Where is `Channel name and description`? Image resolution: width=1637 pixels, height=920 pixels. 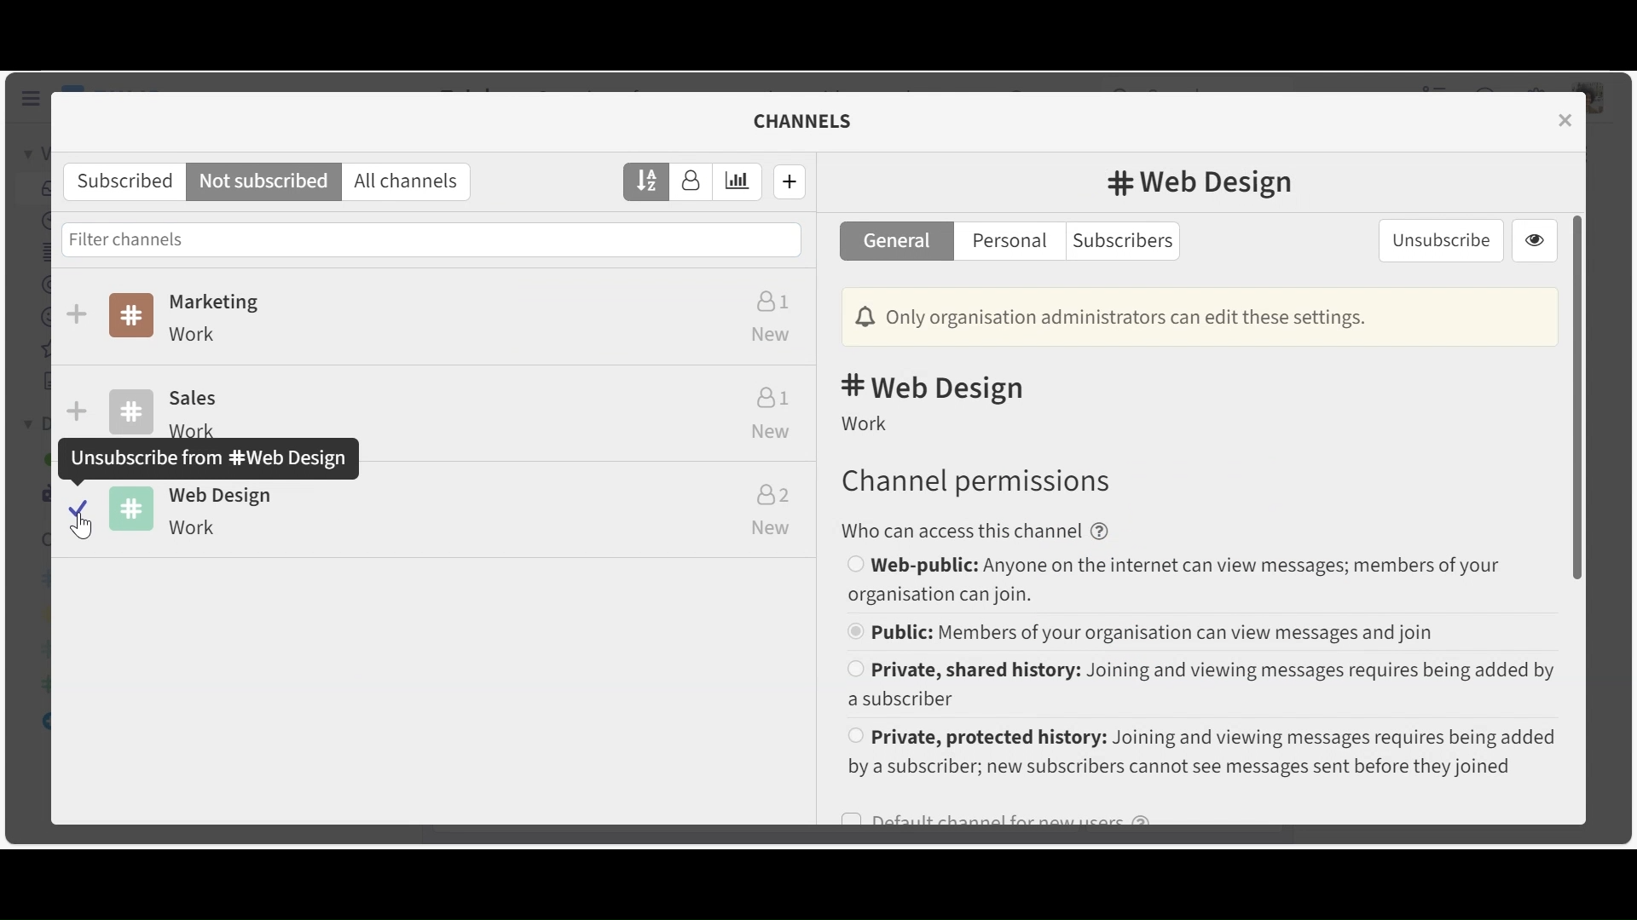
Channel name and description is located at coordinates (456, 516).